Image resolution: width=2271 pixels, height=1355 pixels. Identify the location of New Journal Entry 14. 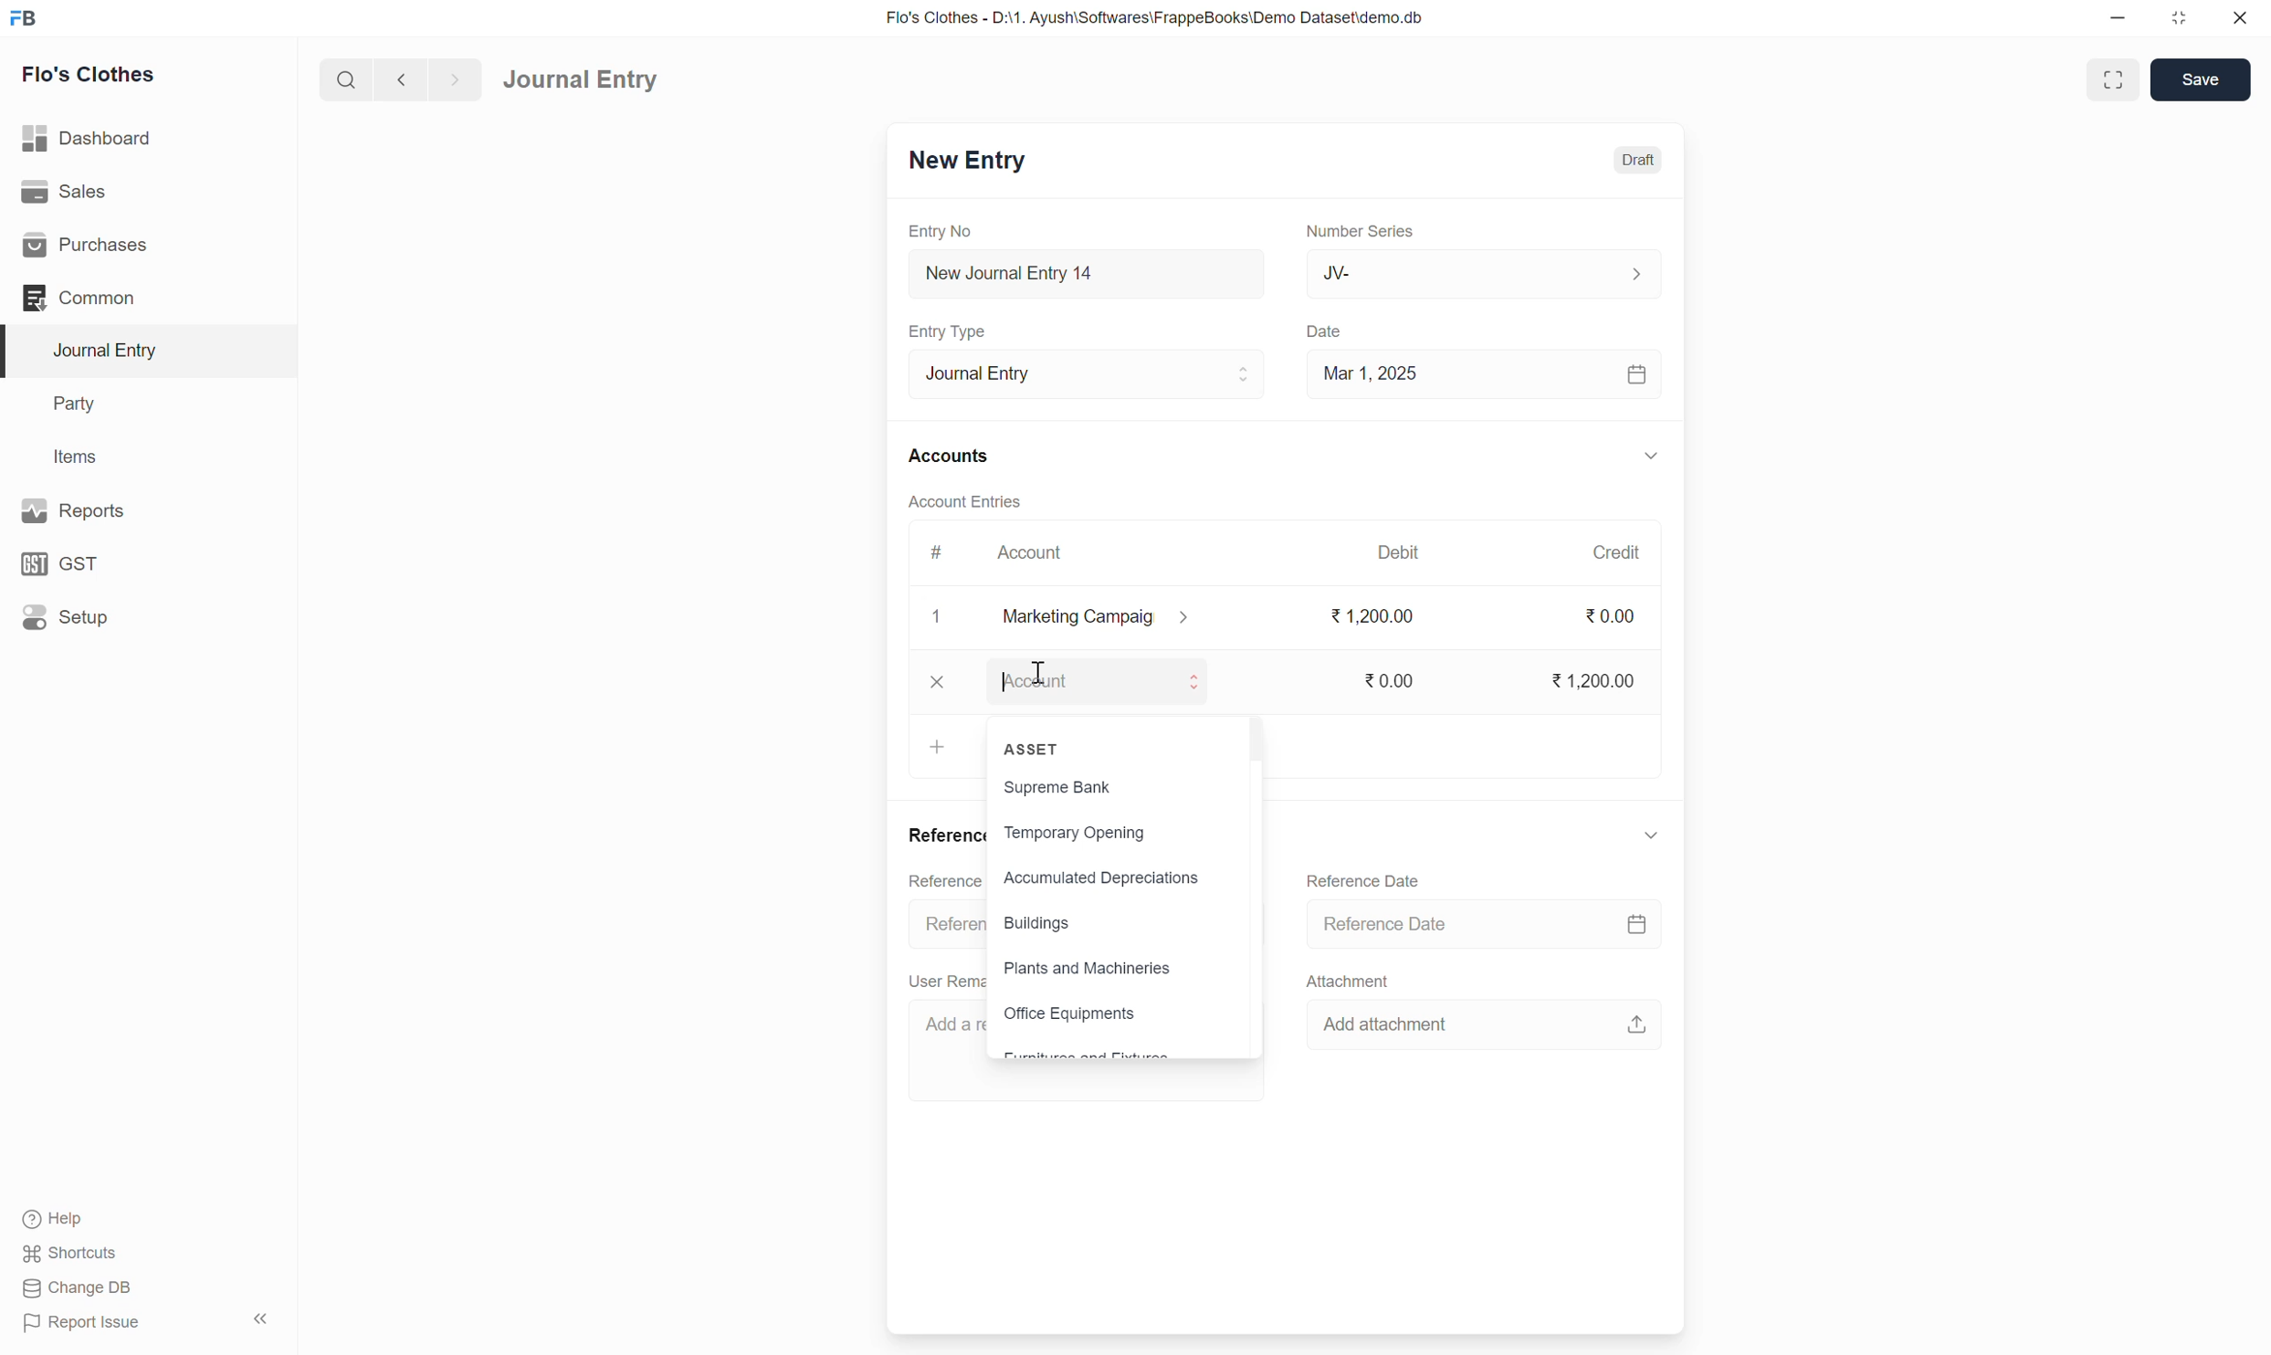
(1042, 274).